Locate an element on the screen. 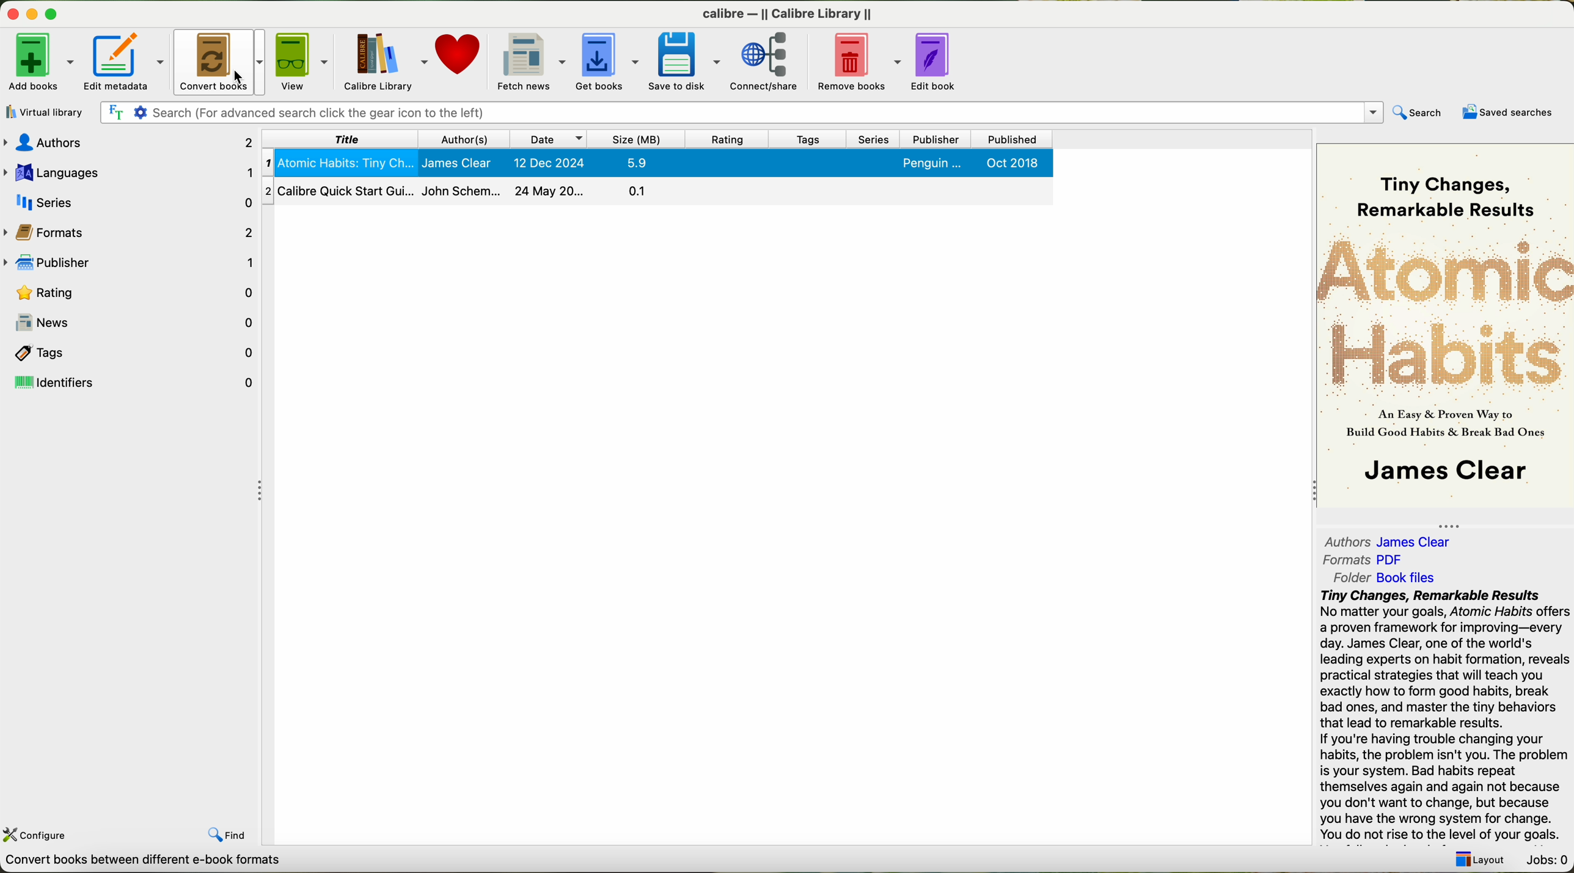 This screenshot has height=873, width=1574. authors is located at coordinates (128, 144).